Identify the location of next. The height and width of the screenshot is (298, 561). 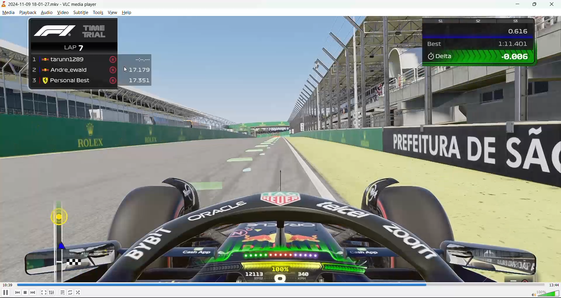
(32, 293).